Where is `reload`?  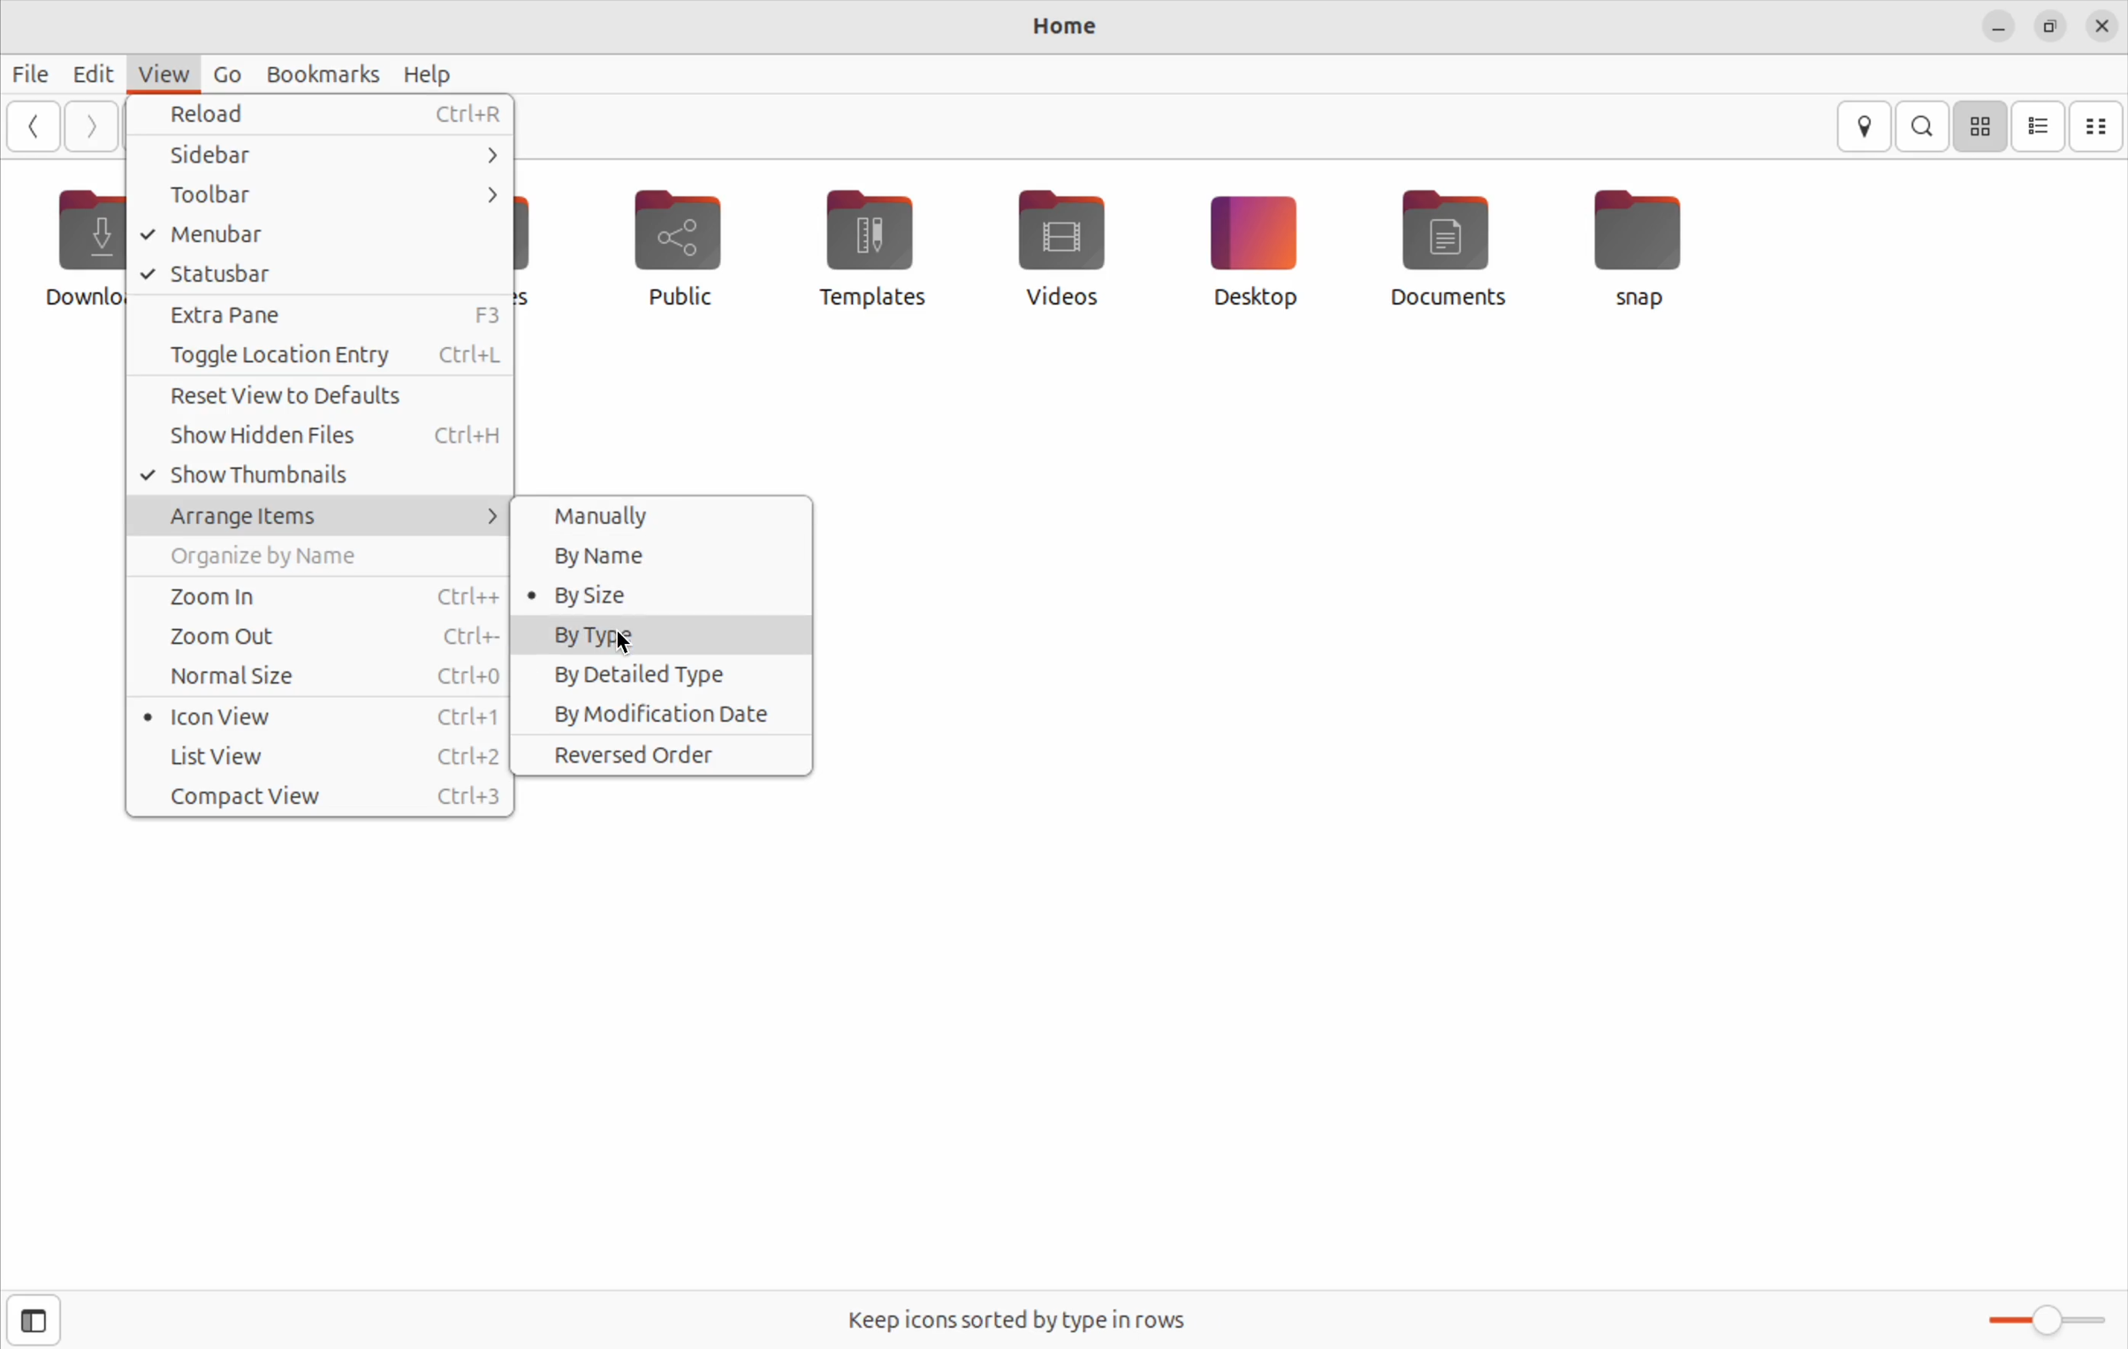 reload is located at coordinates (323, 117).